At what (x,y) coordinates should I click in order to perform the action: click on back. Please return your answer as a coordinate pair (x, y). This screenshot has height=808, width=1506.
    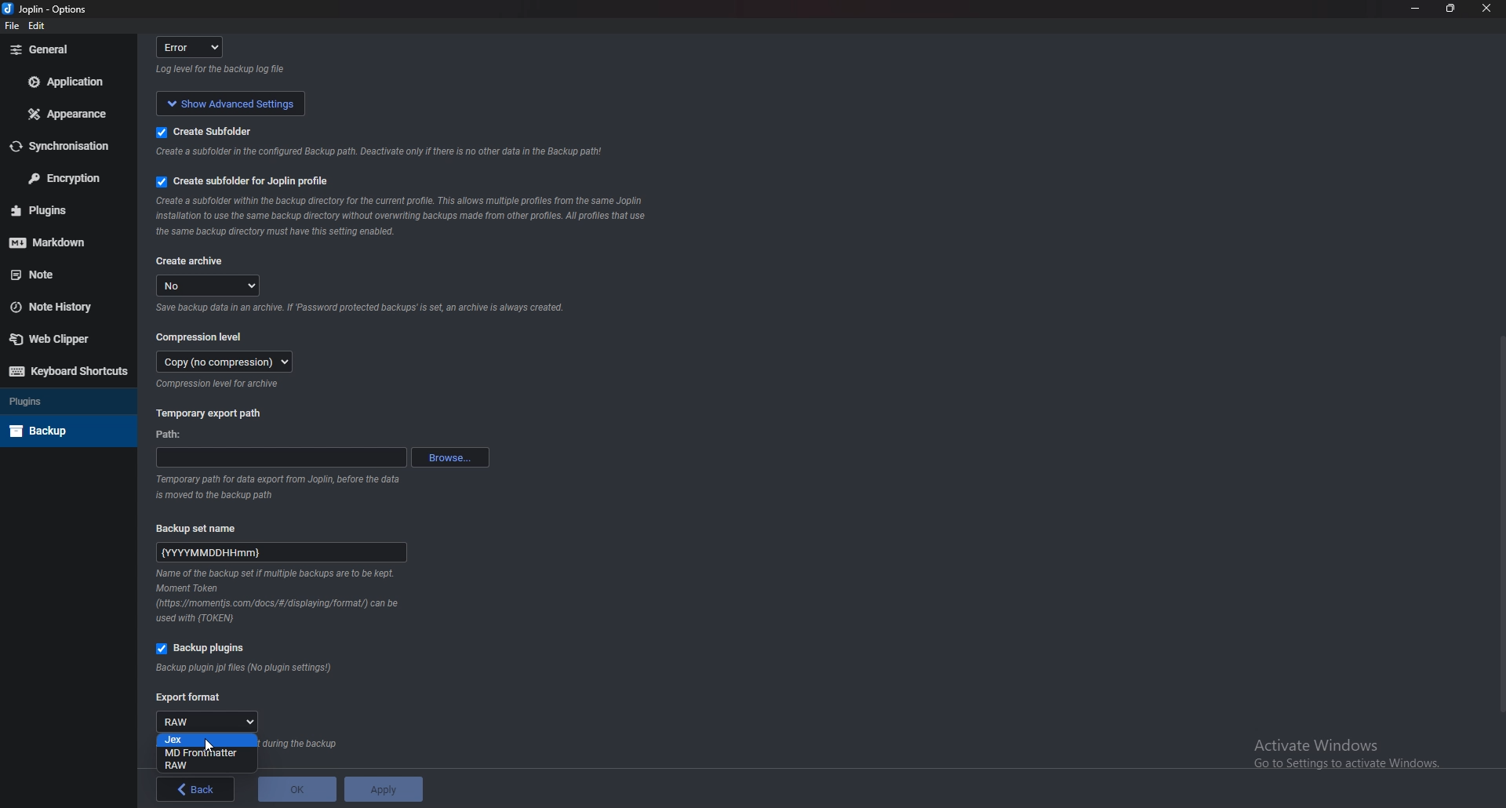
    Looking at the image, I should click on (196, 789).